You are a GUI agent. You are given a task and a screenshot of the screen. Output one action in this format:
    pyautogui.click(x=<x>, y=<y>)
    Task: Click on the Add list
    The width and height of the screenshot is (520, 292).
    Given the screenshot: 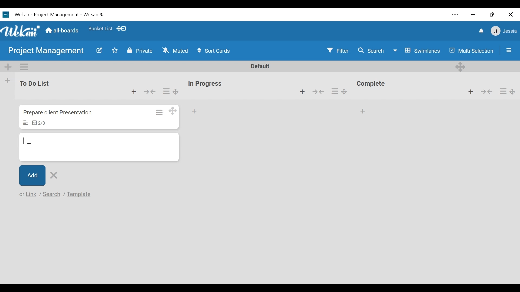 What is the action you would take?
    pyautogui.click(x=8, y=80)
    